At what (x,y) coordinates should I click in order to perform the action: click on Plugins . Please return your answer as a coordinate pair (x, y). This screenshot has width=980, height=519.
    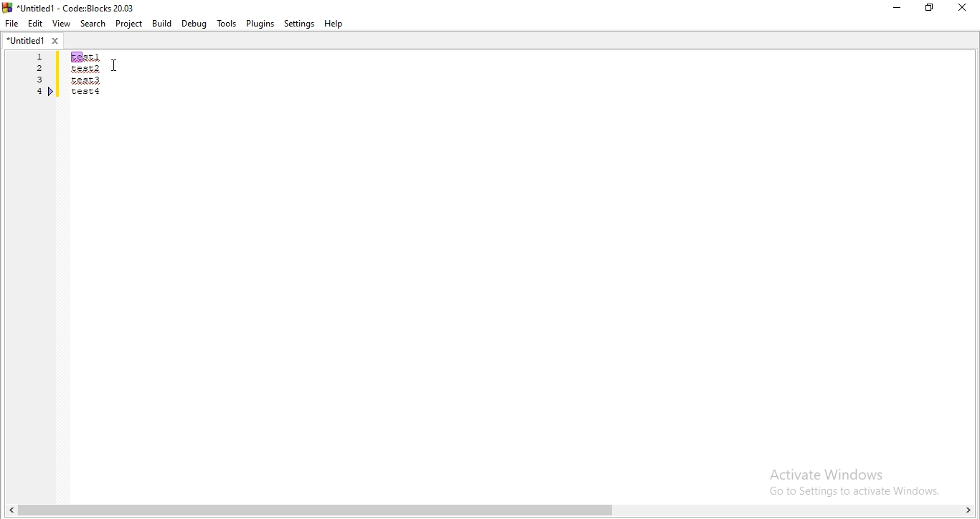
    Looking at the image, I should click on (260, 23).